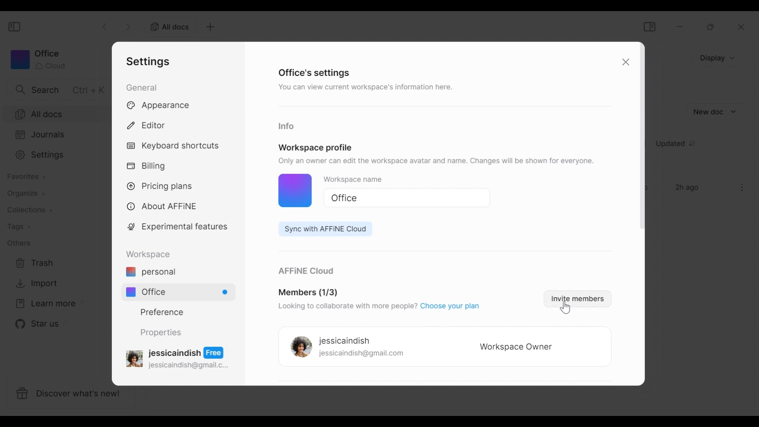 The height and width of the screenshot is (427, 759). I want to click on Office, so click(403, 198).